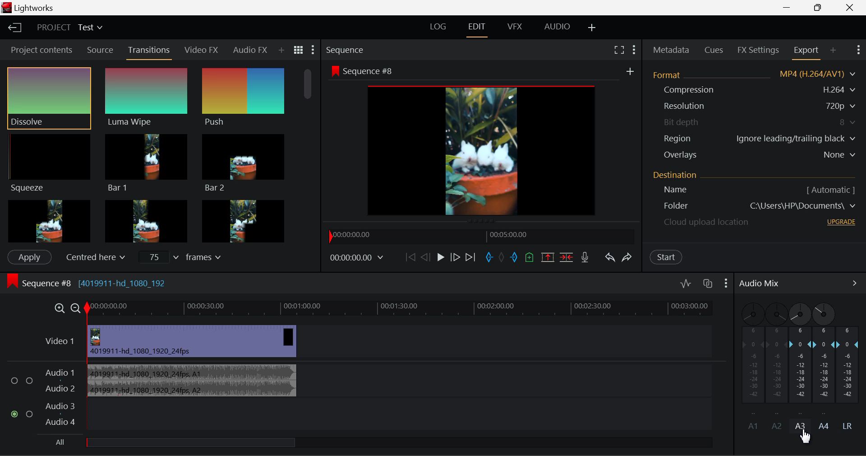 This screenshot has width=866, height=456. I want to click on Resolution, so click(752, 105).